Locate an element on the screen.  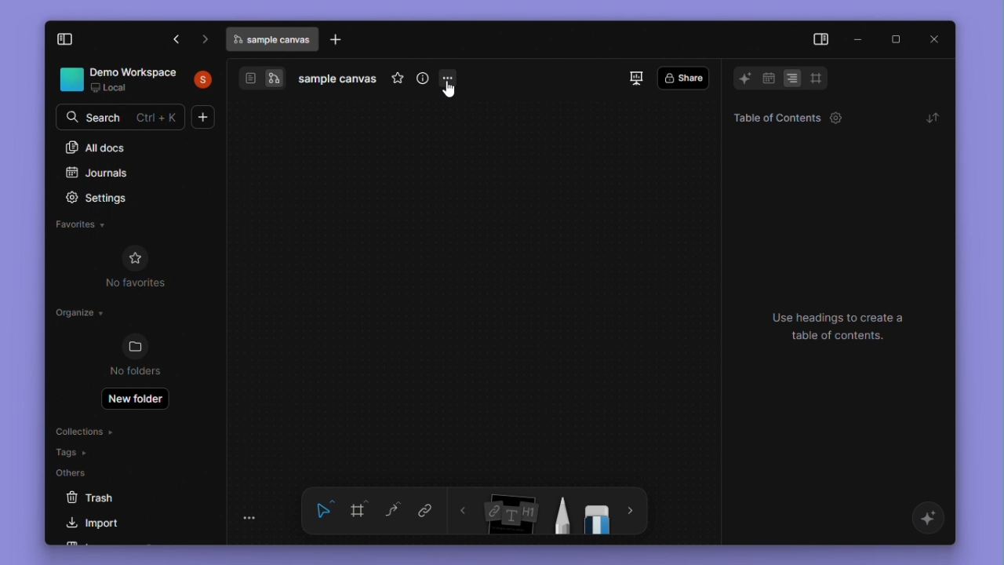
pen is located at coordinates (560, 516).